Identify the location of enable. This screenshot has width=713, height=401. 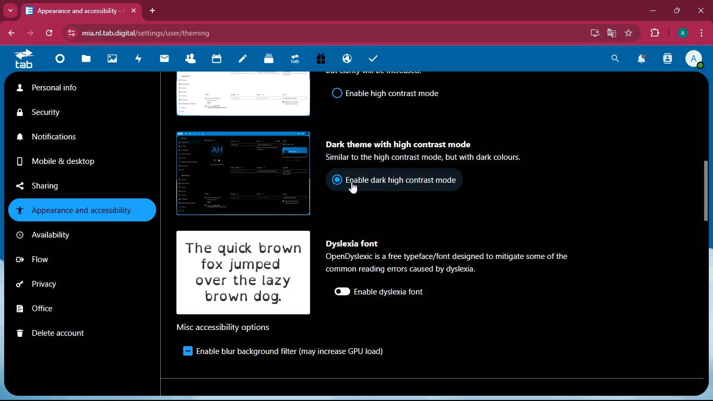
(403, 179).